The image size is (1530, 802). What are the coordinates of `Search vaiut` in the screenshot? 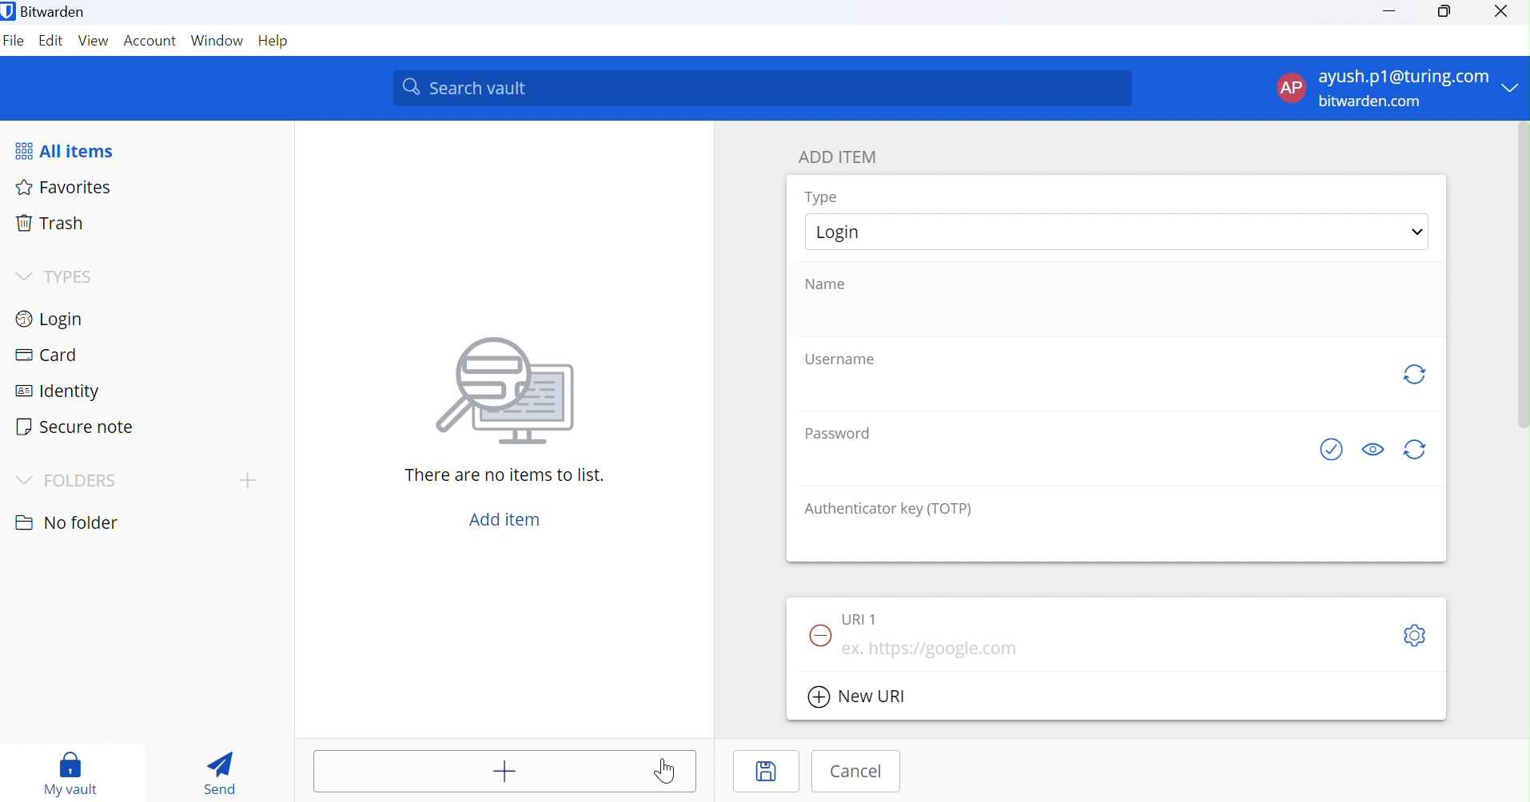 It's located at (763, 89).